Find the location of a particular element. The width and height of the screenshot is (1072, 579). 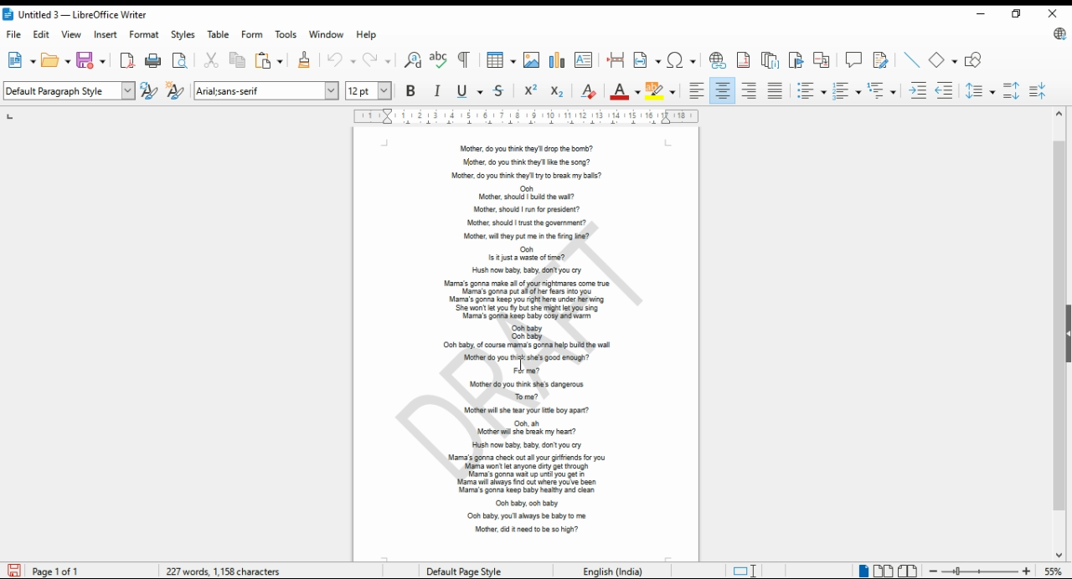

Language is located at coordinates (608, 571).